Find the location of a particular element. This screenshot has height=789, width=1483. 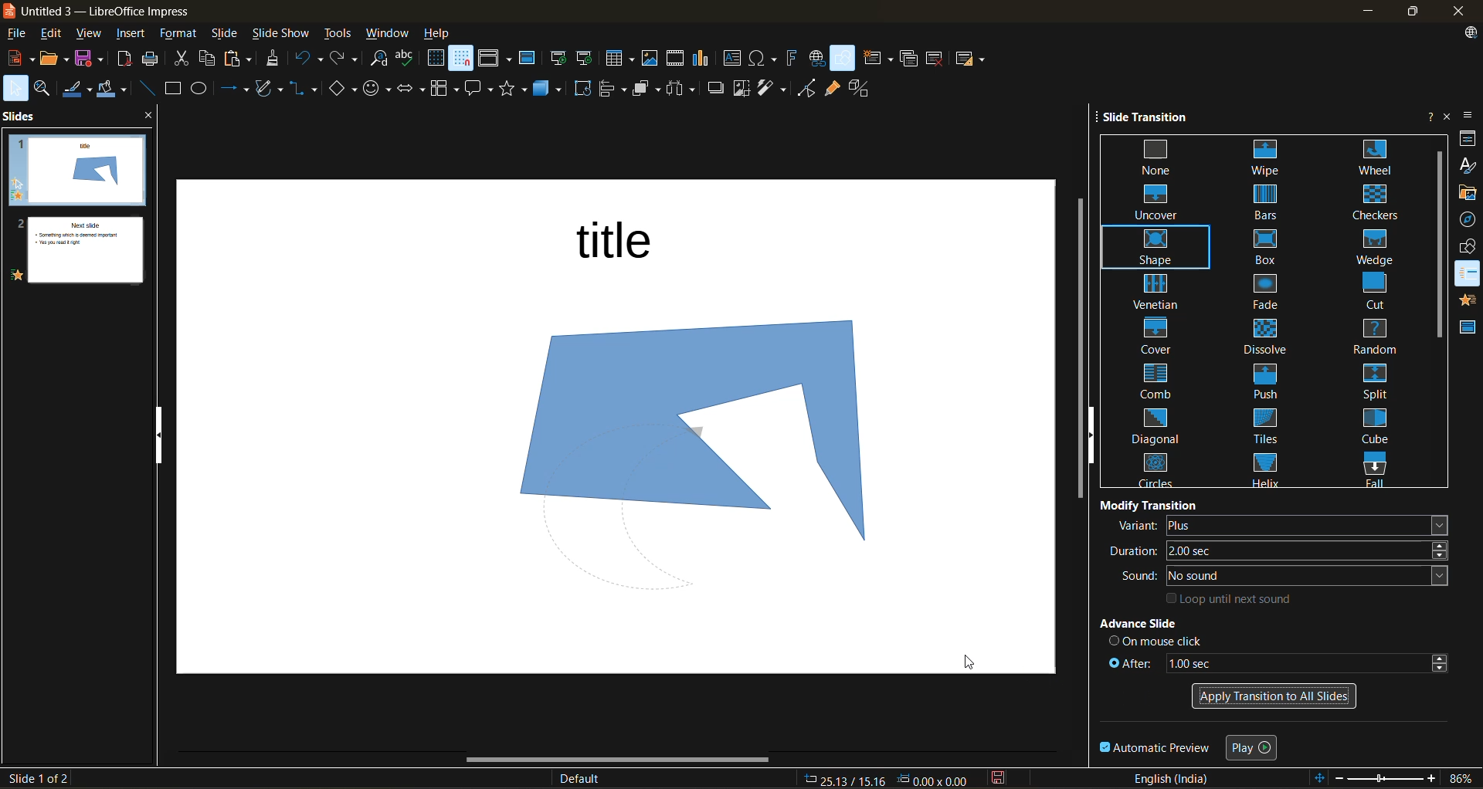

format is located at coordinates (181, 35).